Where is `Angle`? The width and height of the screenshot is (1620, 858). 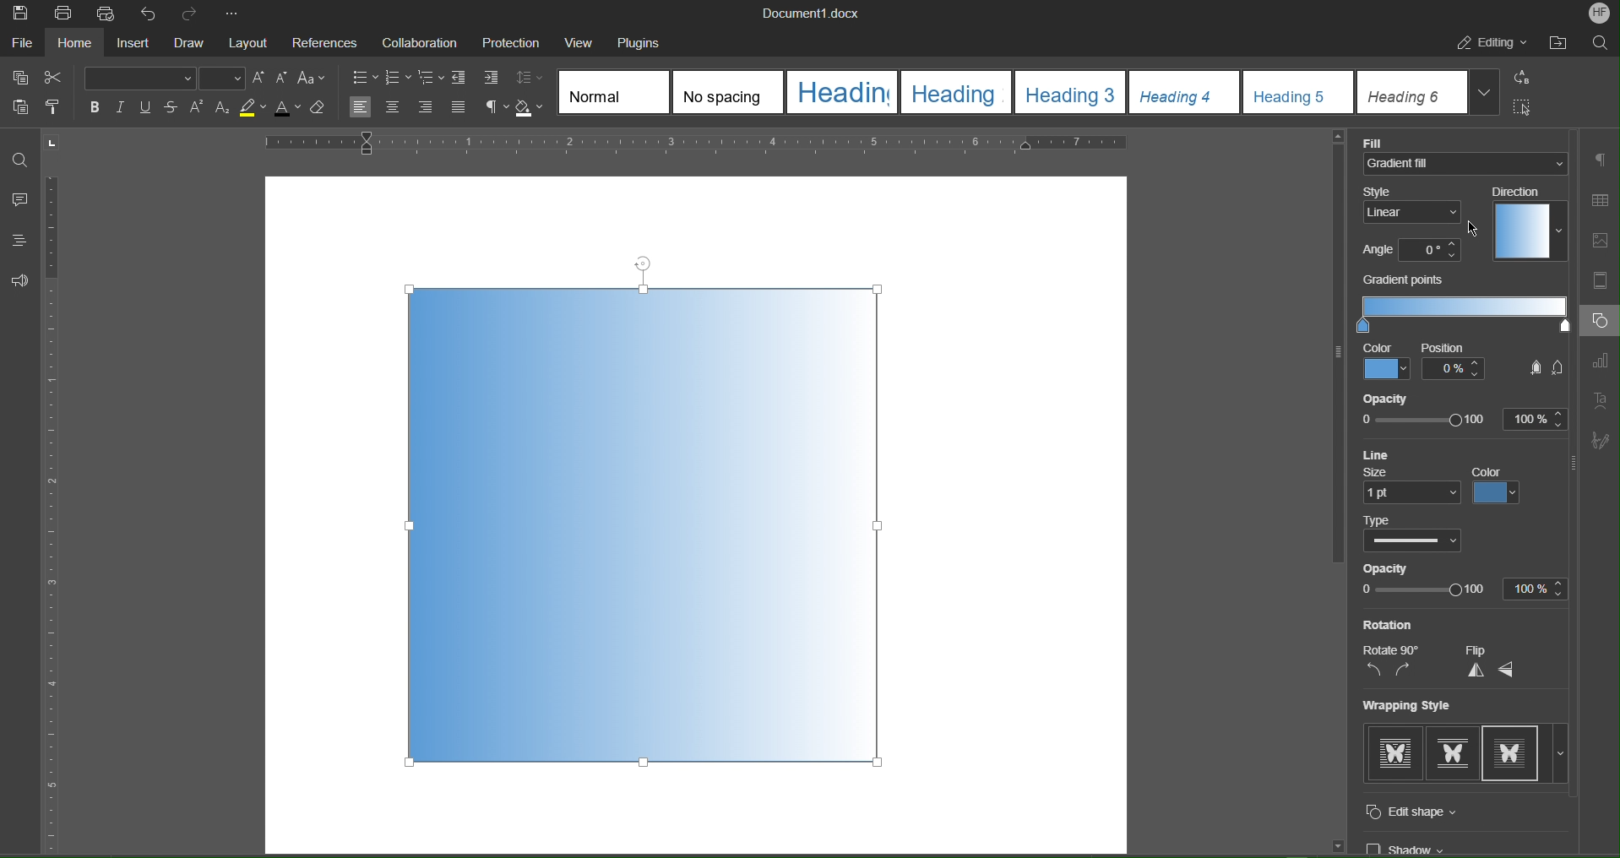
Angle is located at coordinates (1375, 250).